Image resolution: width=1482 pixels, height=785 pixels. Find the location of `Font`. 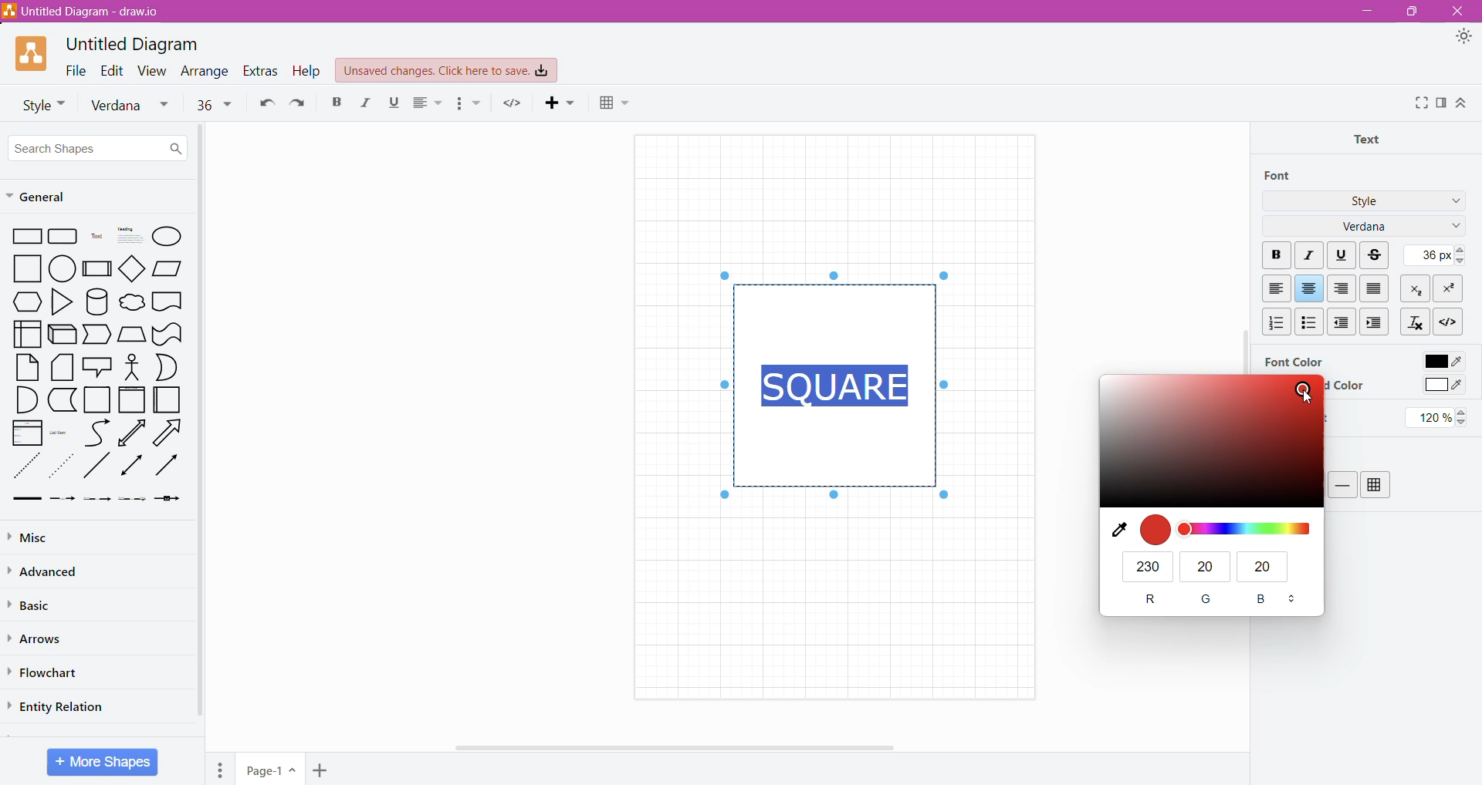

Font is located at coordinates (1279, 176).